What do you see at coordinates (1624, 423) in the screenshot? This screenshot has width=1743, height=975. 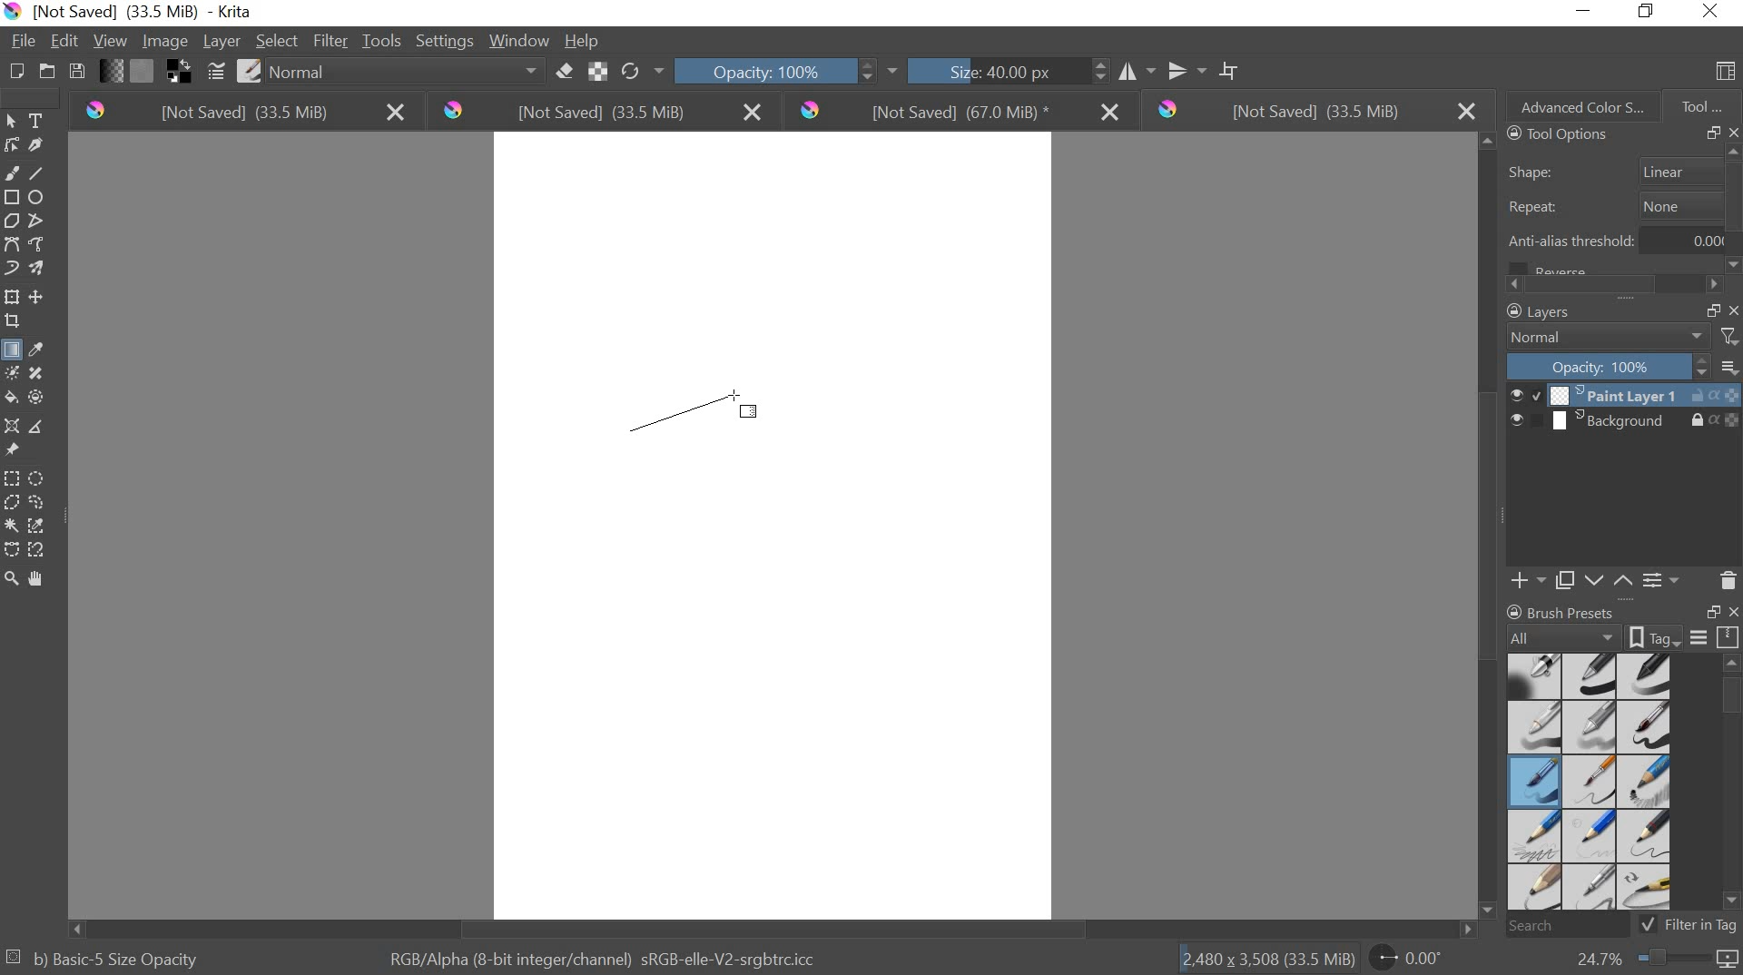 I see `BACKGROUND` at bounding box center [1624, 423].